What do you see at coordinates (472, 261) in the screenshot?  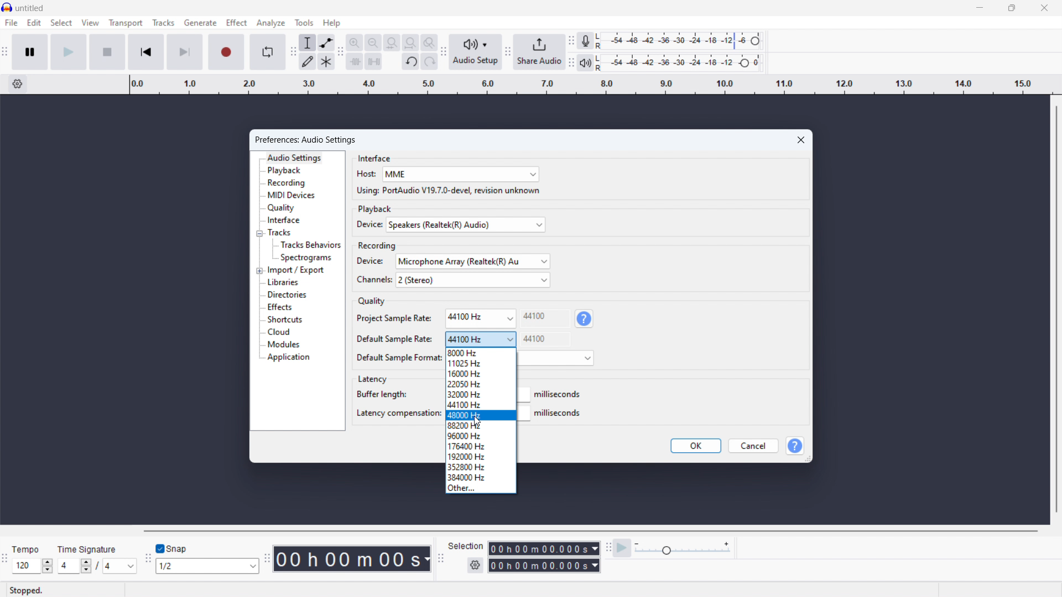 I see `recording device` at bounding box center [472, 261].